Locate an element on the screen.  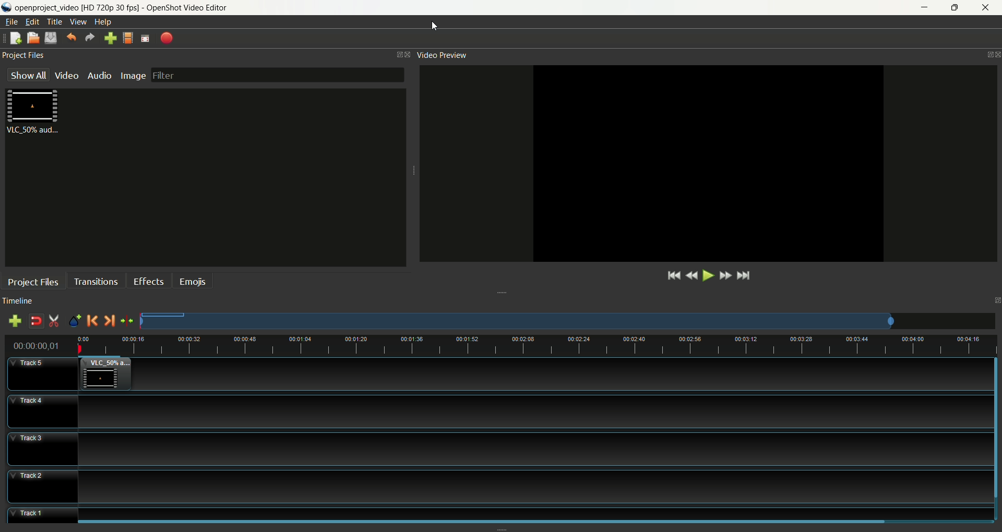
transitions is located at coordinates (95, 281).